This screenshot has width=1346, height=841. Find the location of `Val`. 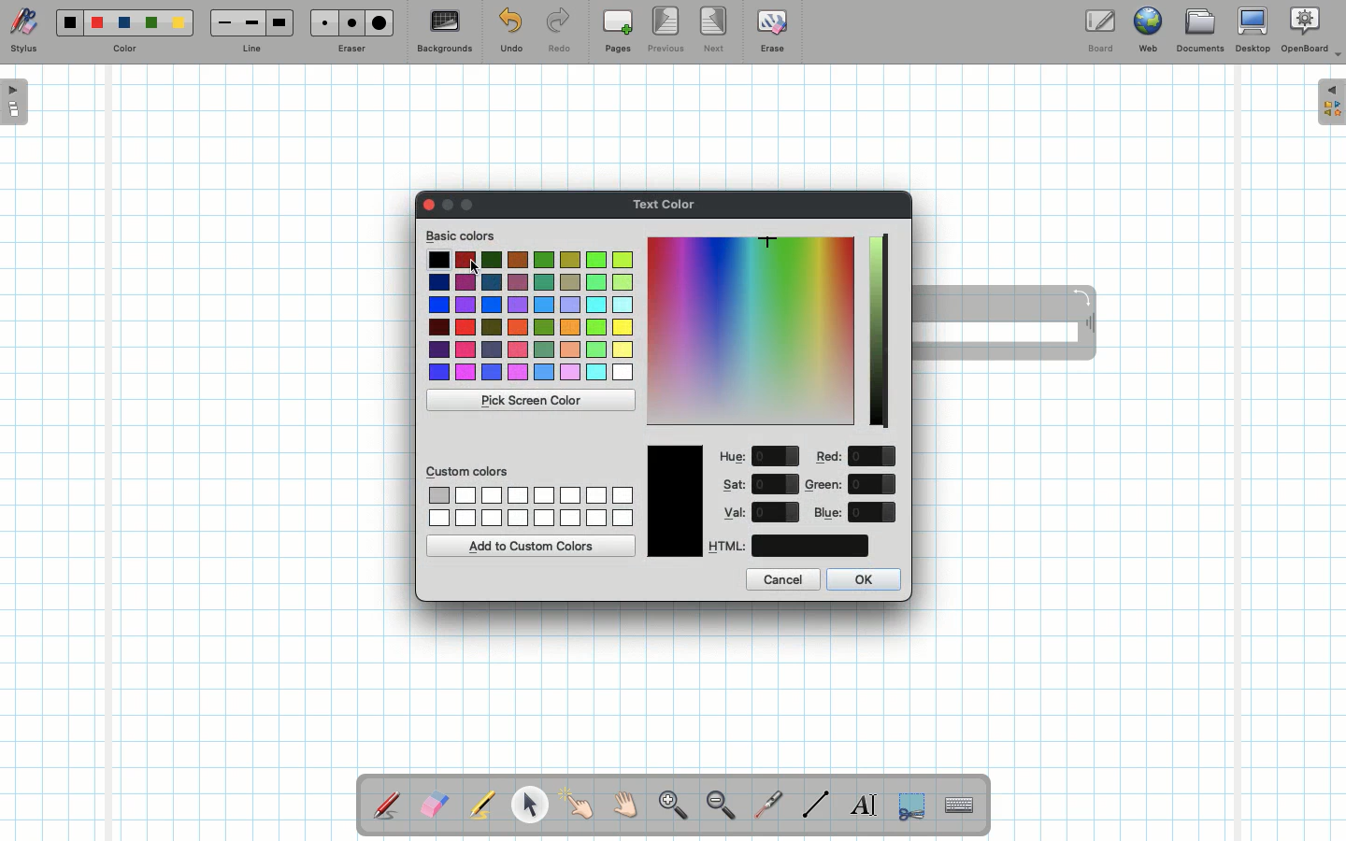

Val is located at coordinates (735, 512).